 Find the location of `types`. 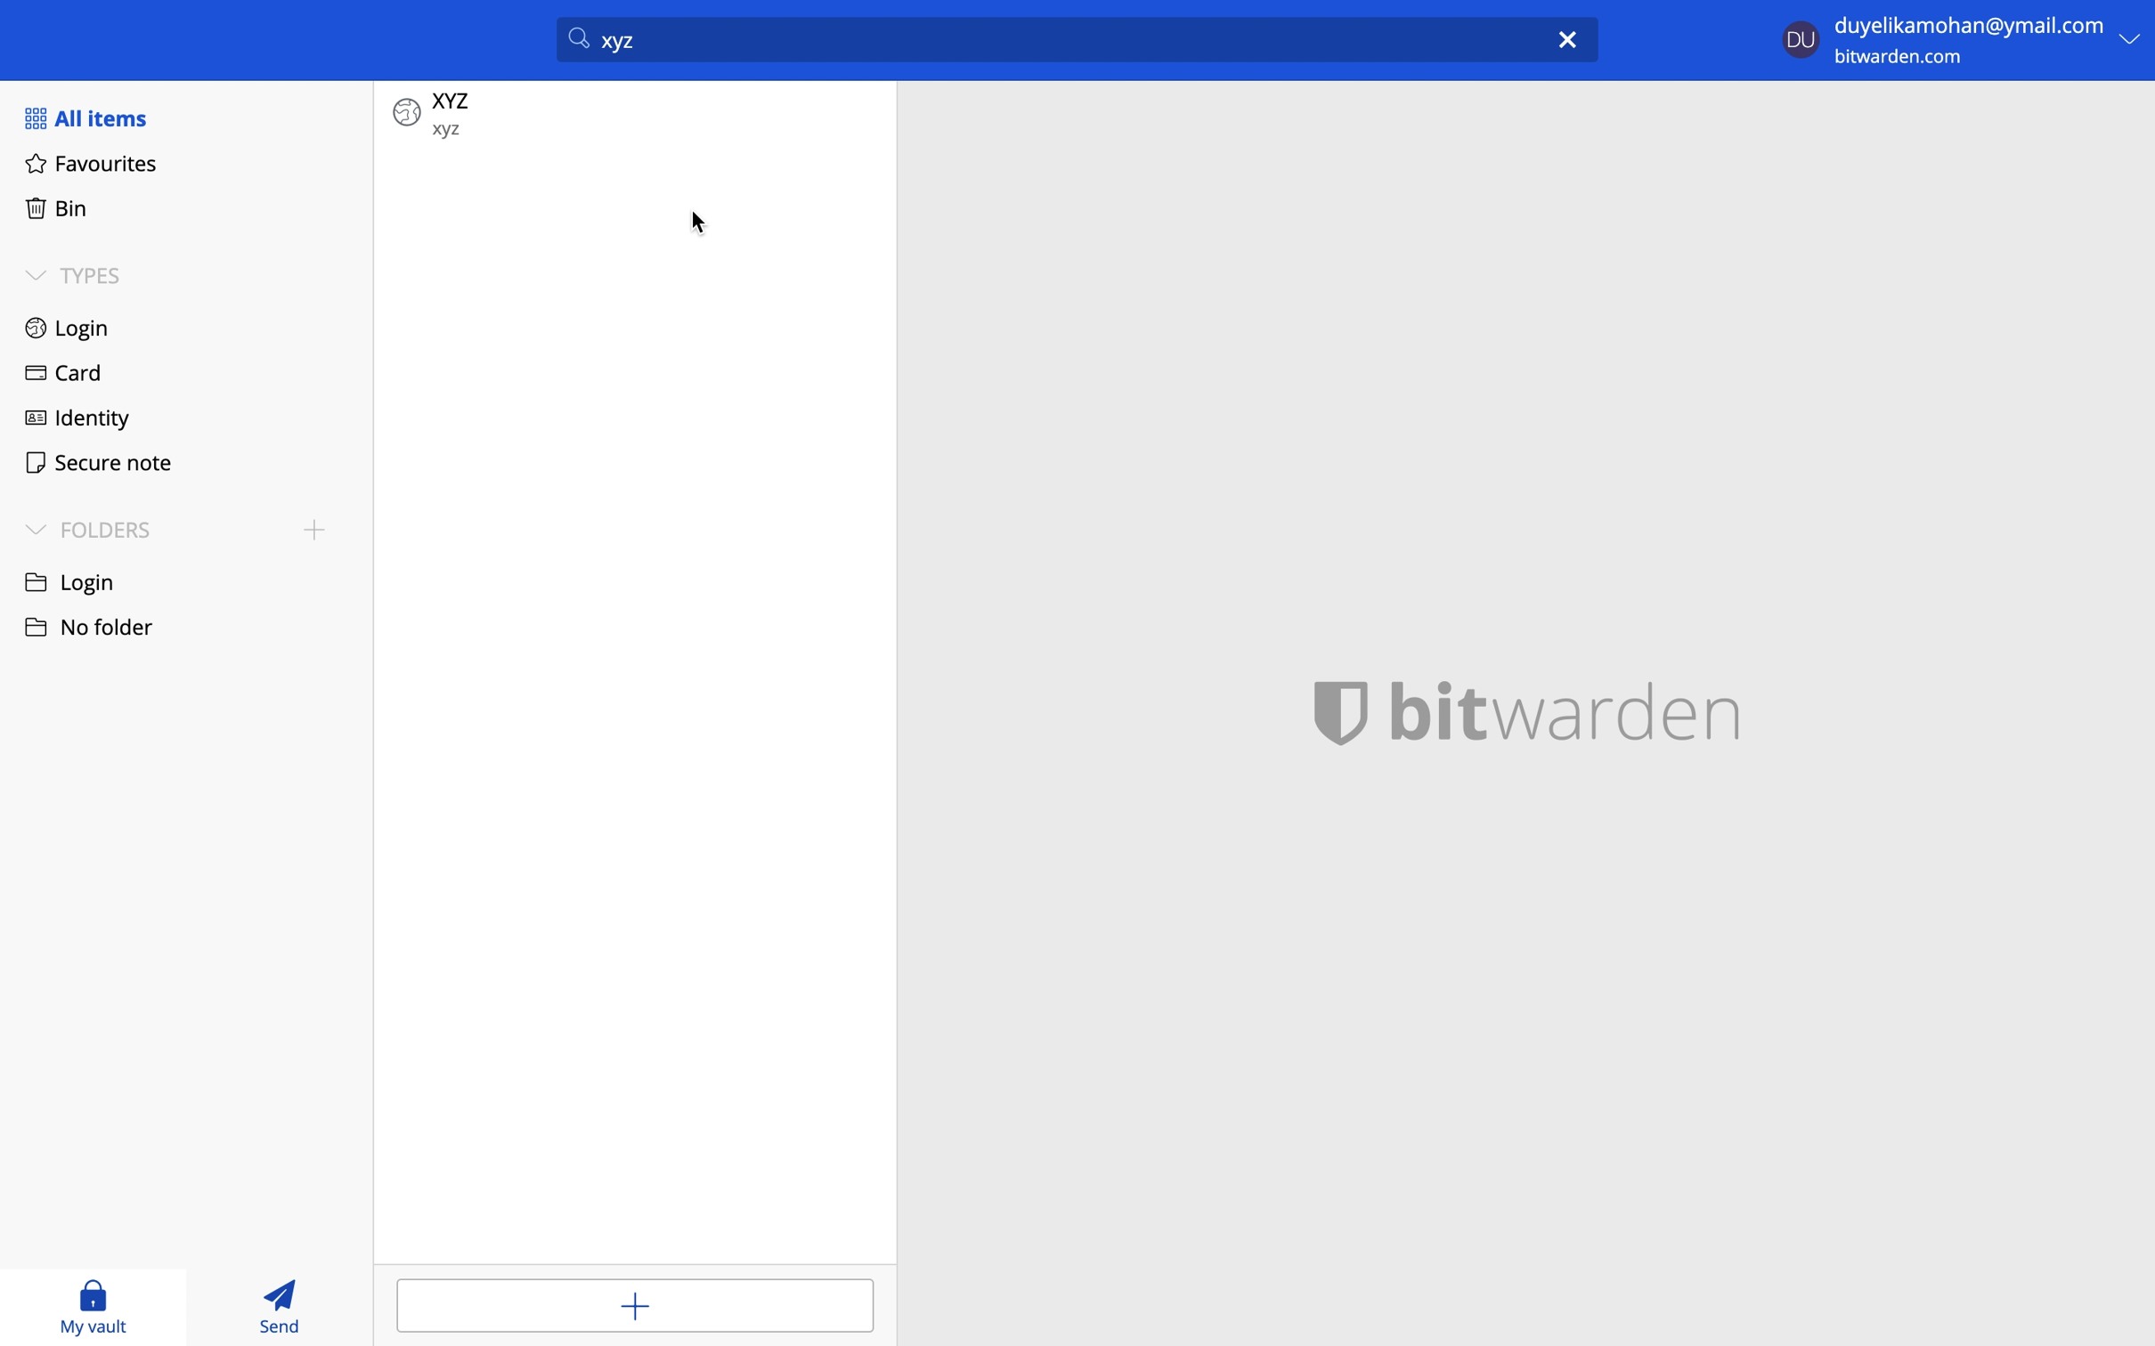

types is located at coordinates (85, 276).